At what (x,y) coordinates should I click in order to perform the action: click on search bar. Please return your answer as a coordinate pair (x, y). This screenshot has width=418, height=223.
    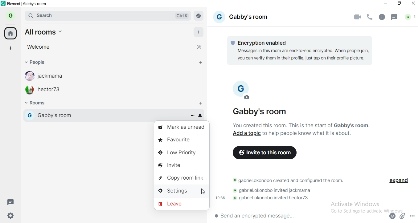
    Looking at the image, I should click on (83, 14).